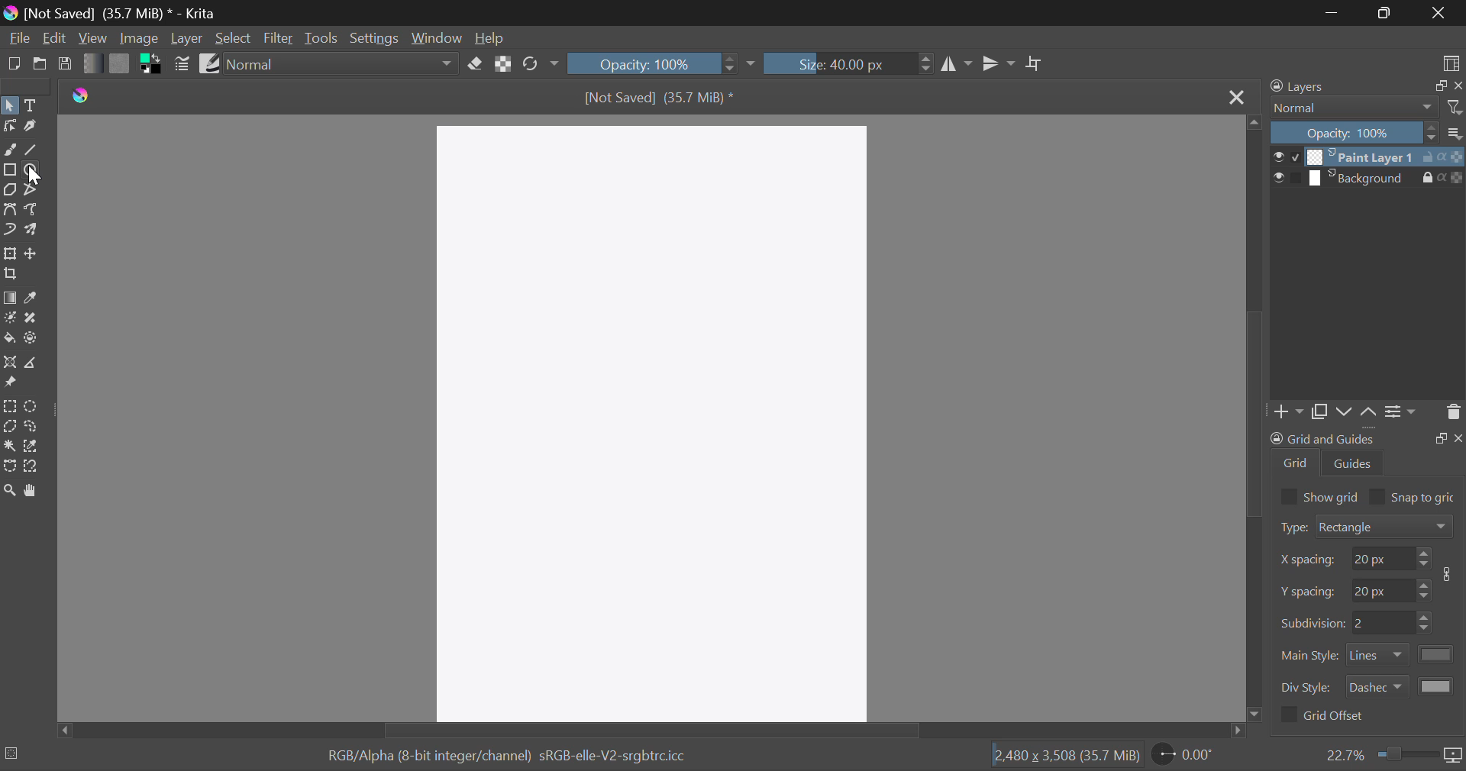  Describe the element at coordinates (18, 40) in the screenshot. I see `File` at that location.